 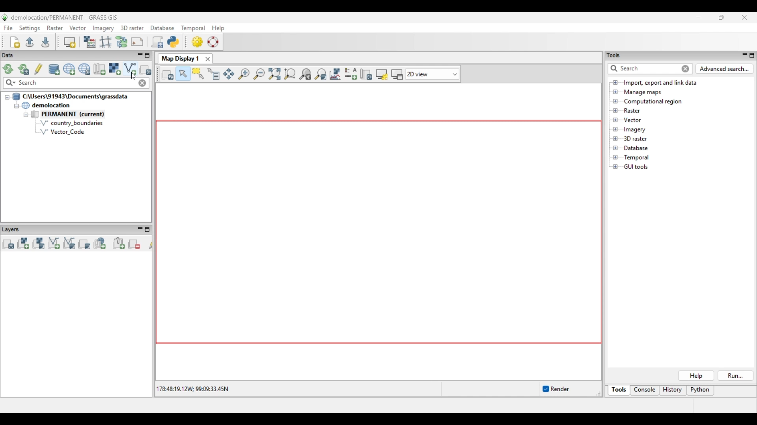 I want to click on Click to open files under Import, export and link data, so click(x=615, y=82).